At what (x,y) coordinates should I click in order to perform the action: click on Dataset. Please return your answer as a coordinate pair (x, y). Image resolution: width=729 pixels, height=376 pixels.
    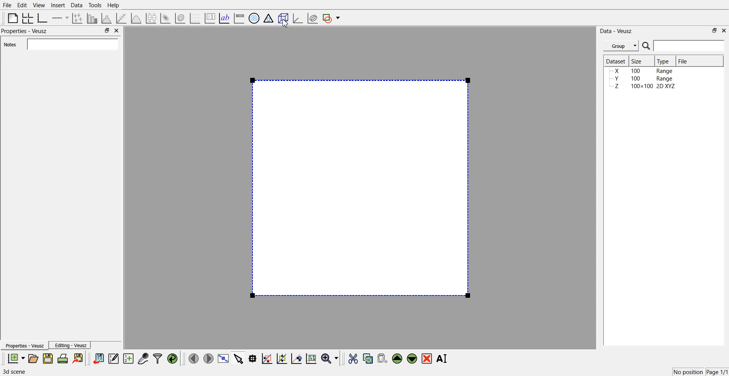
    Looking at the image, I should click on (616, 61).